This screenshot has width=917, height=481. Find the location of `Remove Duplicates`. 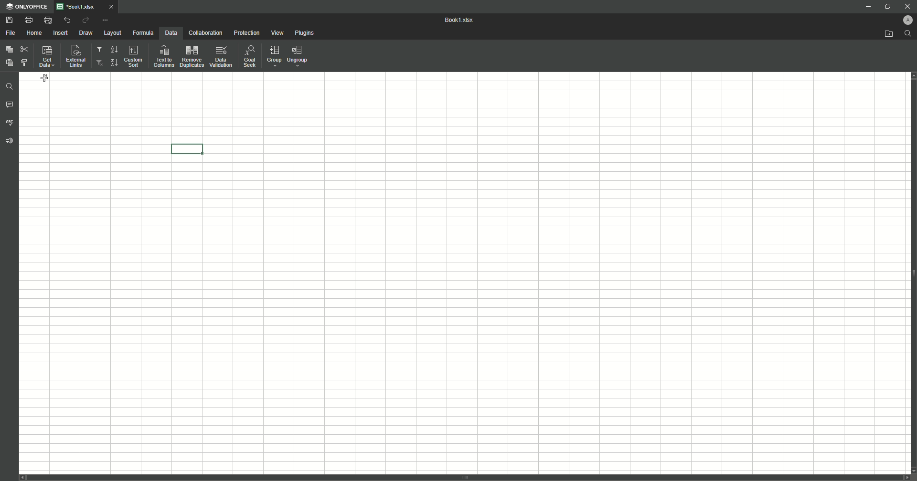

Remove Duplicates is located at coordinates (192, 56).